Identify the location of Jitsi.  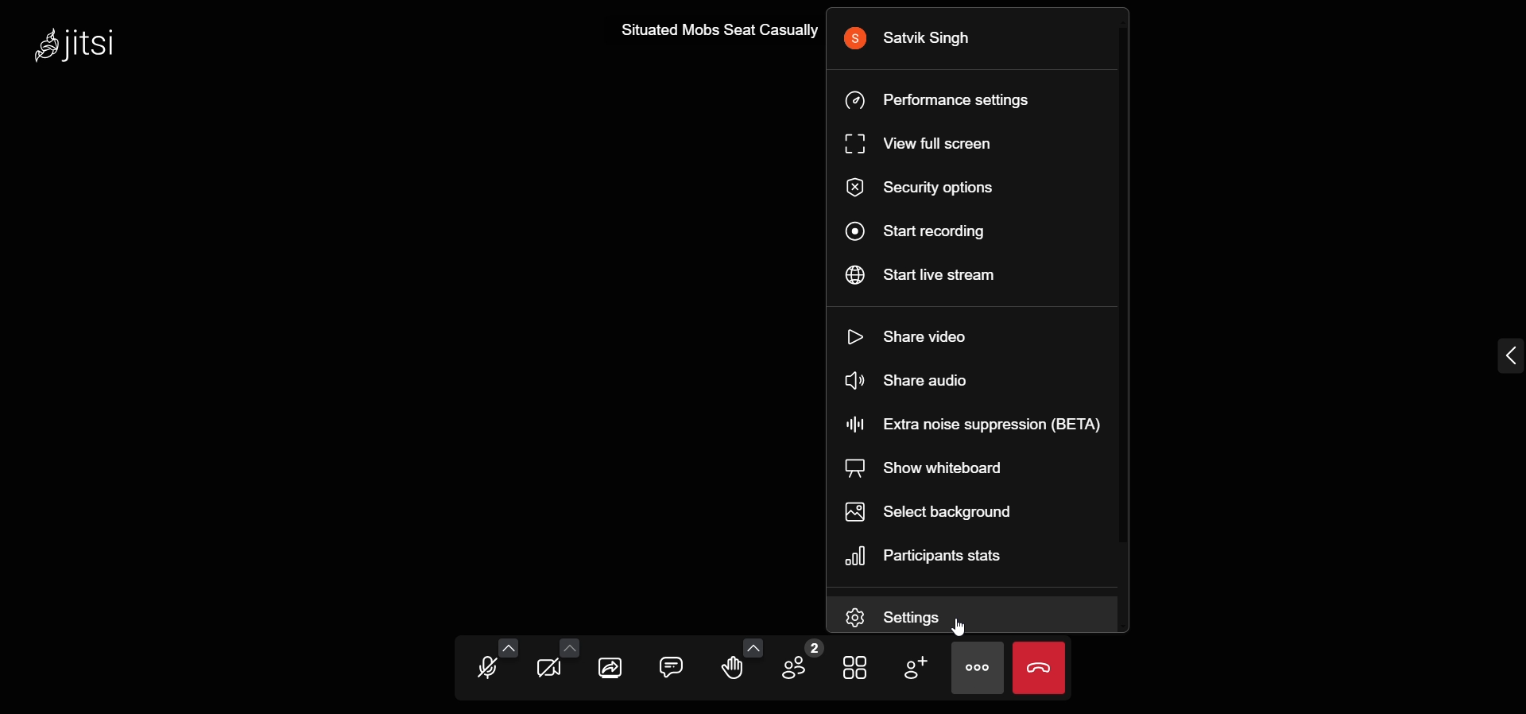
(82, 44).